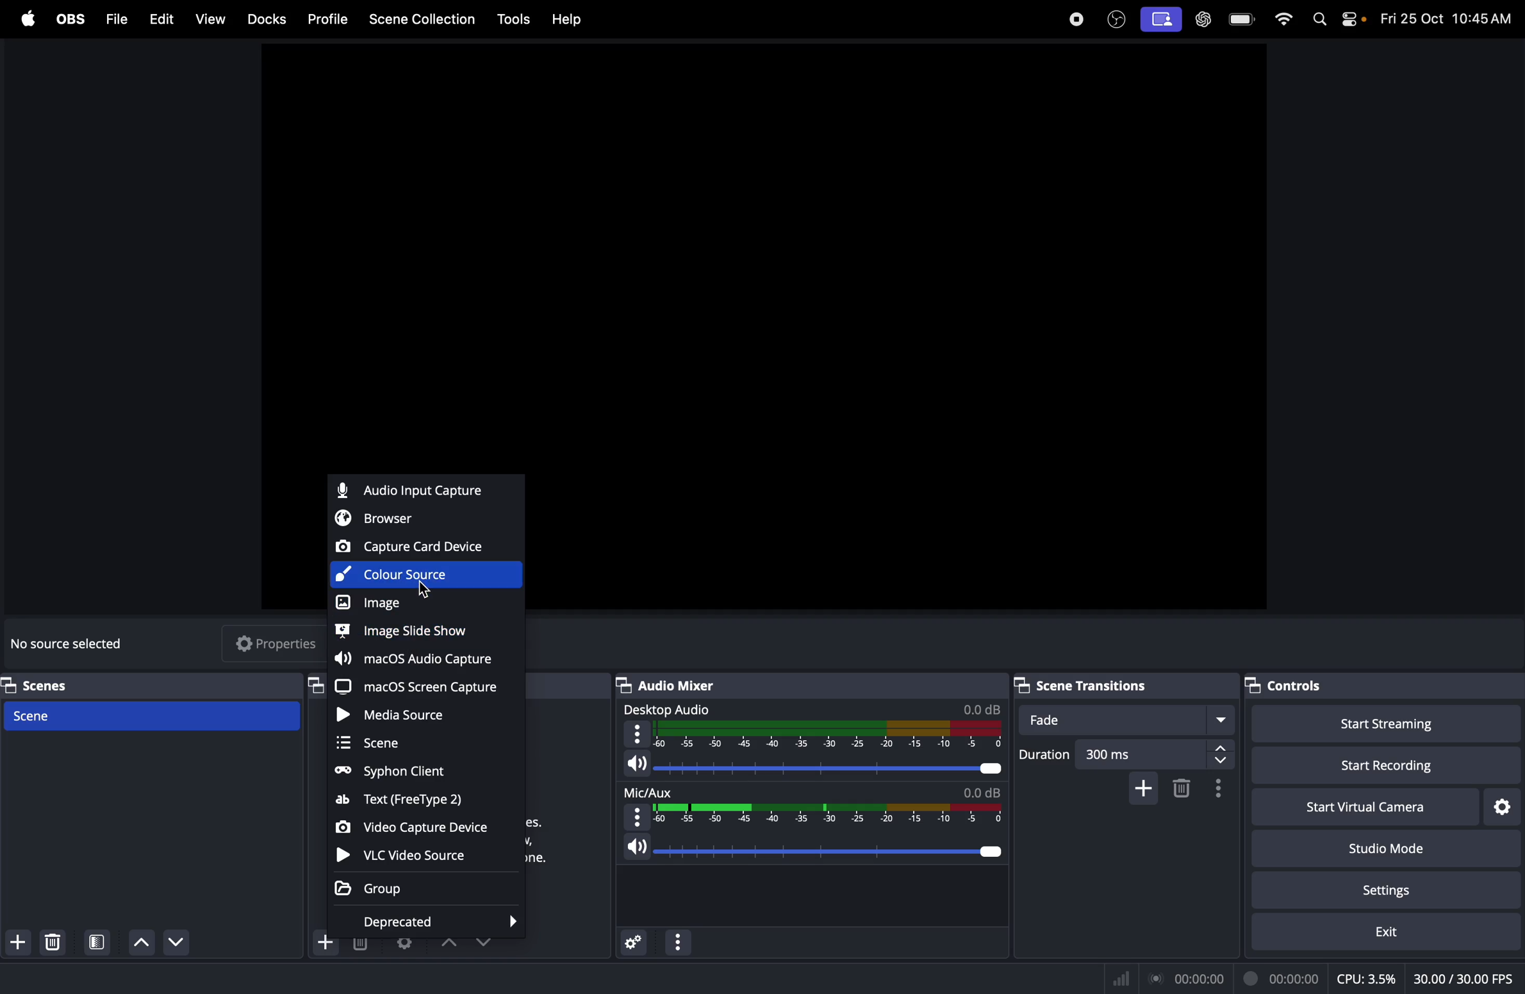  I want to click on Syphon client, so click(396, 771).